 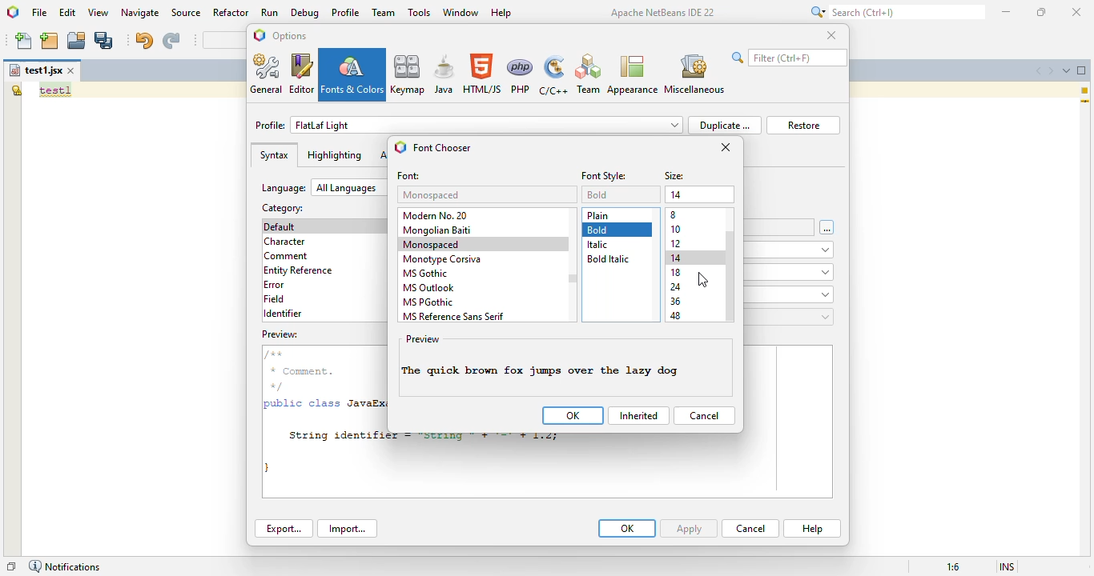 What do you see at coordinates (1067, 70) in the screenshot?
I see `show opened documents list` at bounding box center [1067, 70].